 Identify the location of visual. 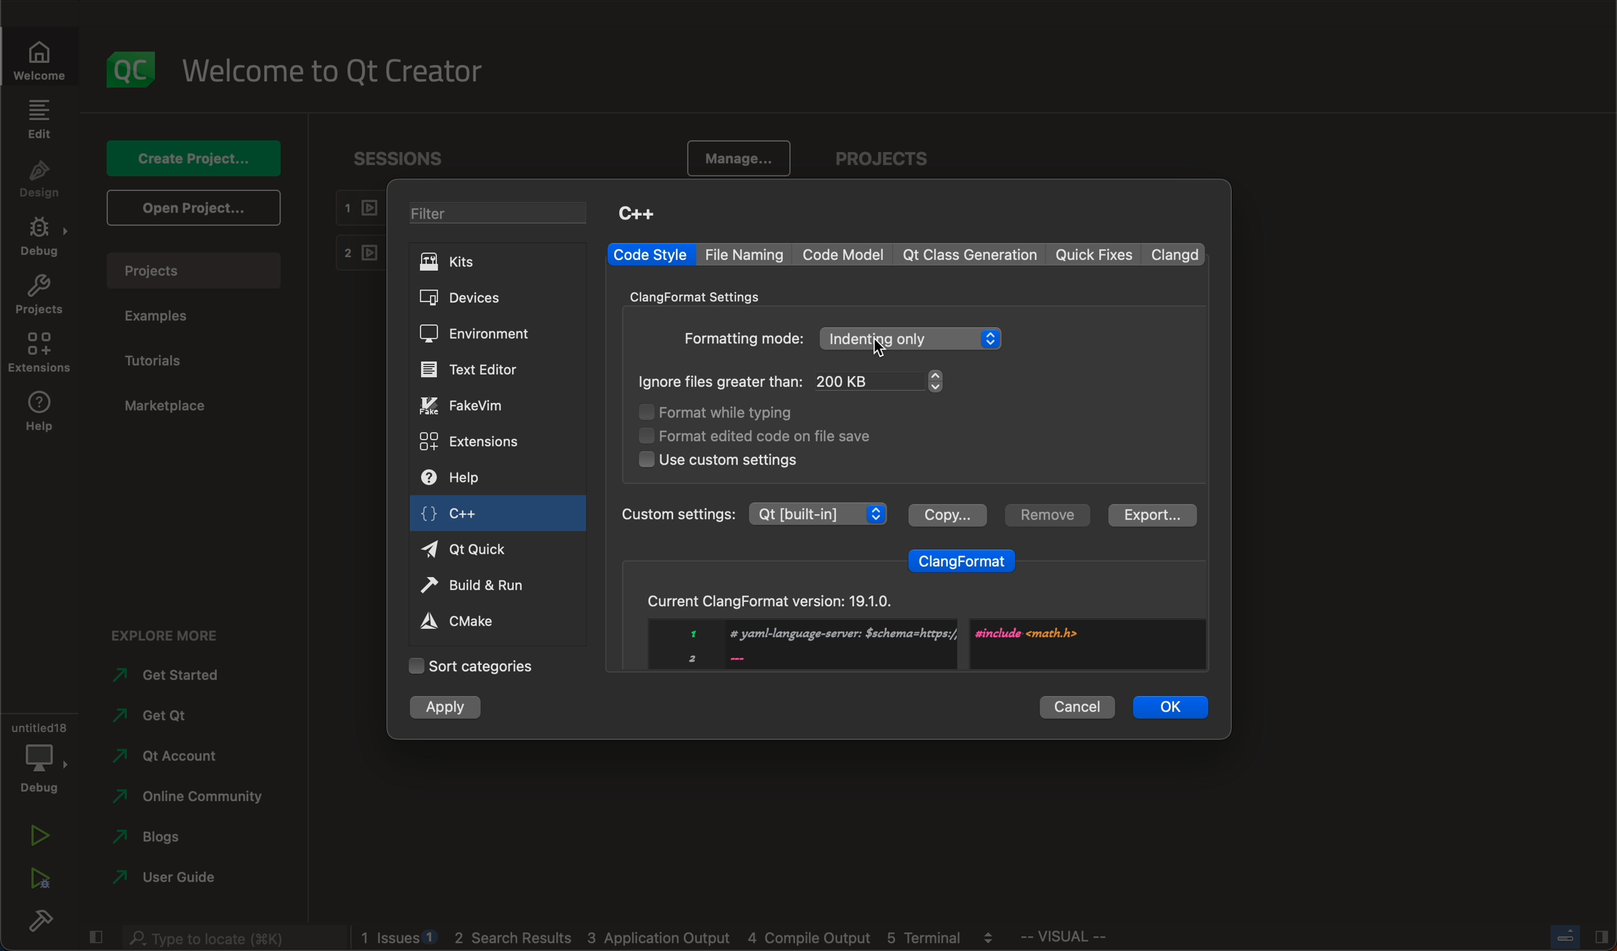
(1097, 939).